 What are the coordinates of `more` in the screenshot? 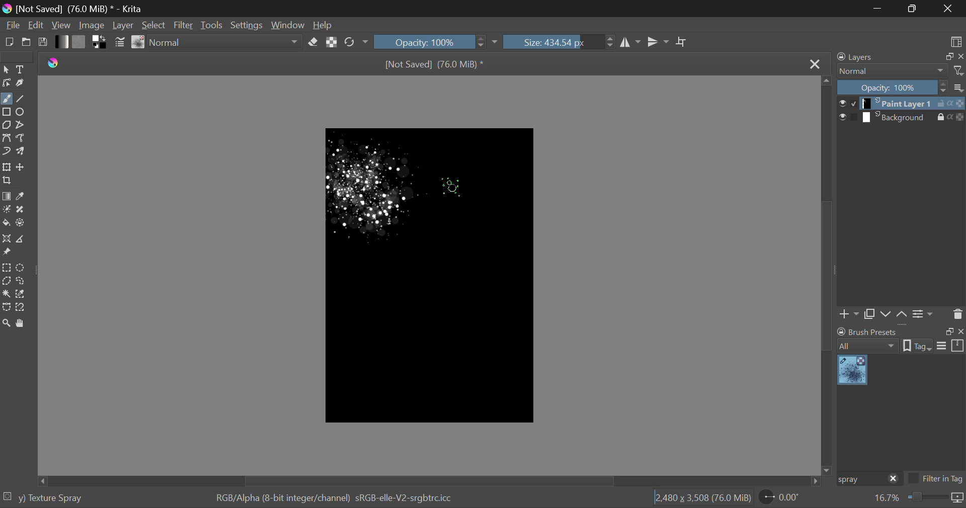 It's located at (959, 87).